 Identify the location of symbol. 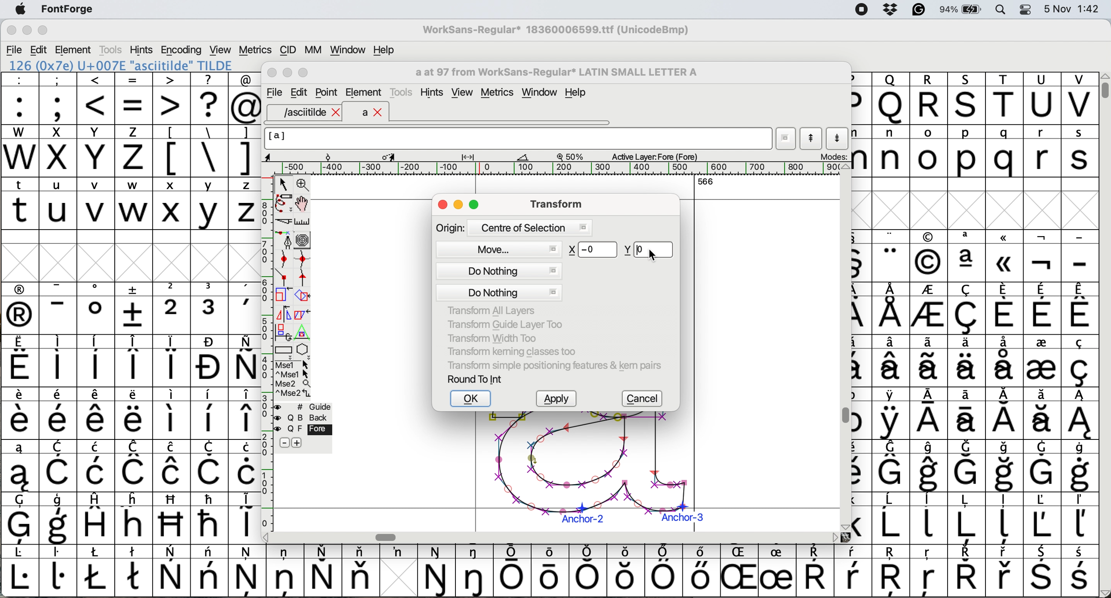
(57, 361).